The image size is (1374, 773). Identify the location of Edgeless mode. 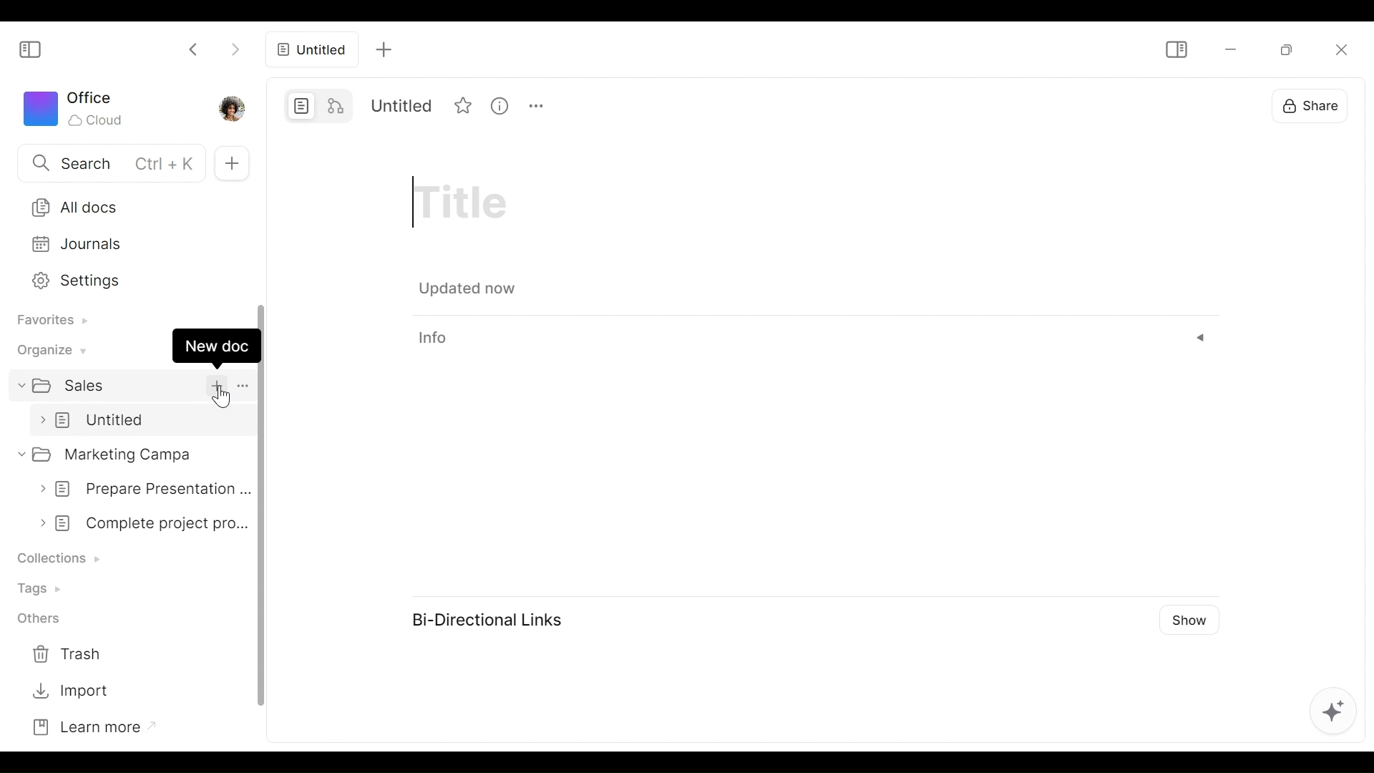
(337, 106).